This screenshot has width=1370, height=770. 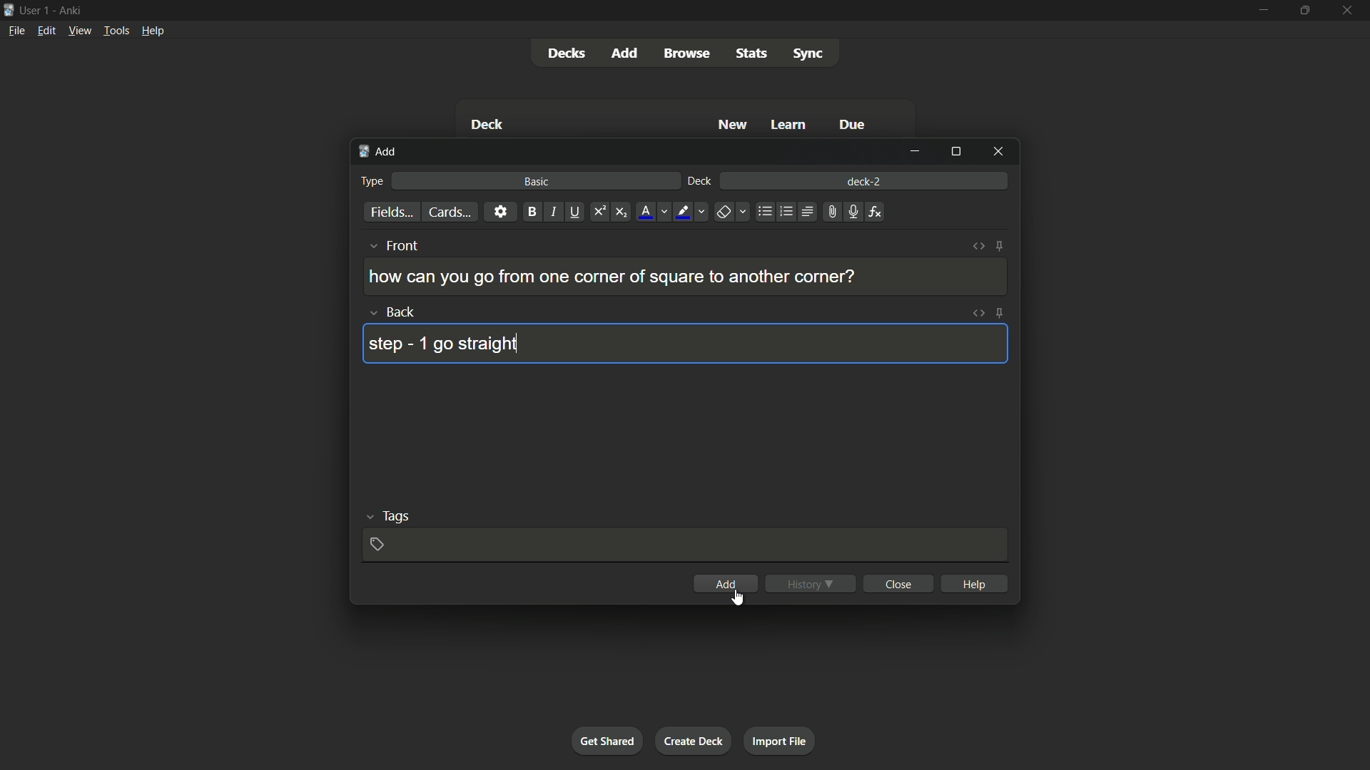 I want to click on deck, so click(x=490, y=124).